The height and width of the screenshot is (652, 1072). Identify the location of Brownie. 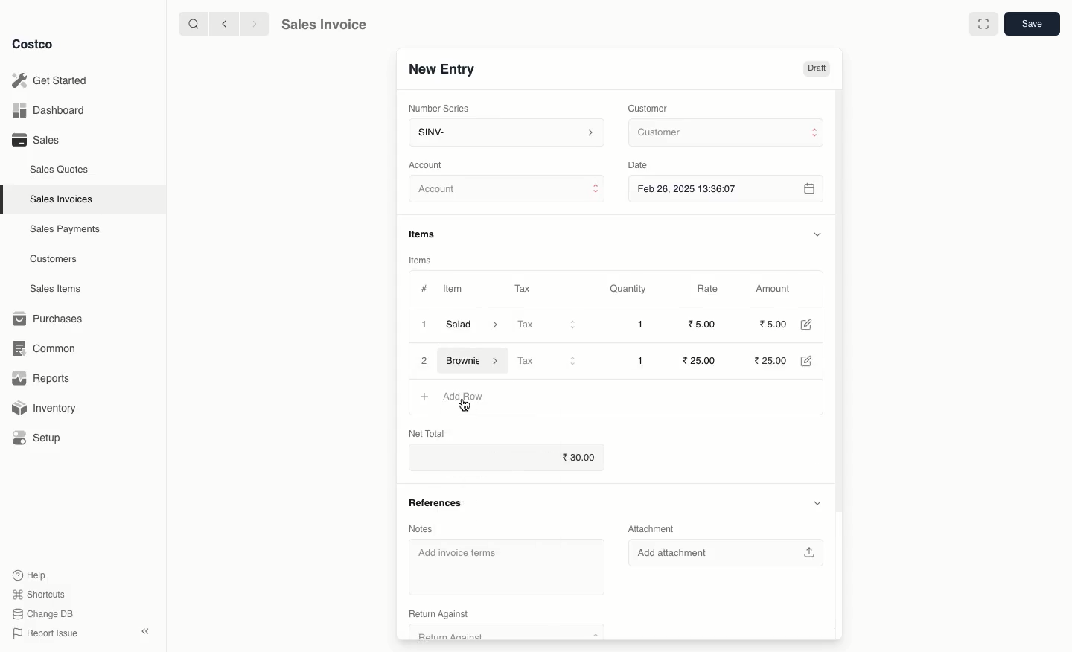
(476, 362).